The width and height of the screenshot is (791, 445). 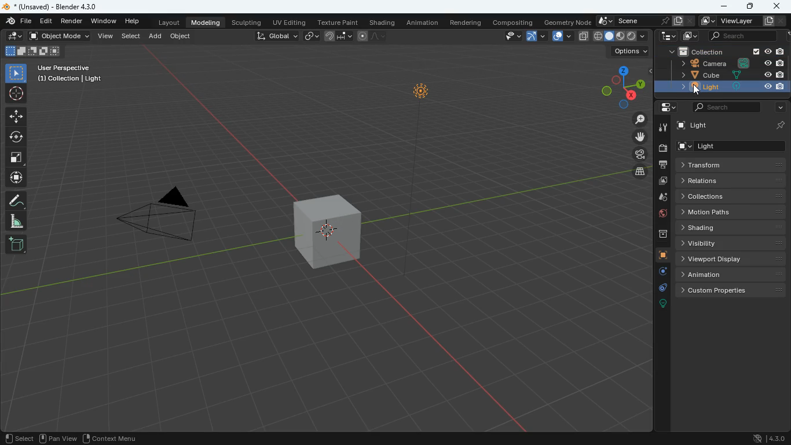 What do you see at coordinates (131, 20) in the screenshot?
I see `help` at bounding box center [131, 20].